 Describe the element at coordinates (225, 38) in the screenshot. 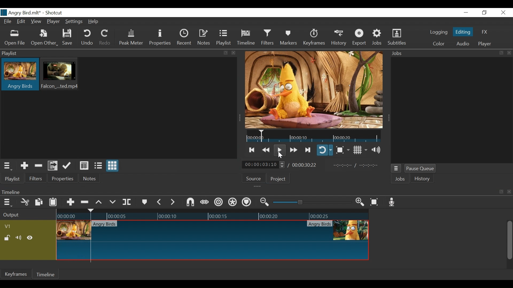

I see `Playlist` at that location.